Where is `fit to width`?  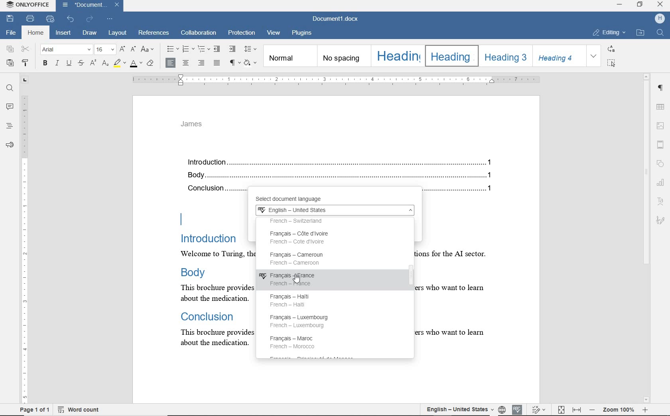
fit to width is located at coordinates (577, 410).